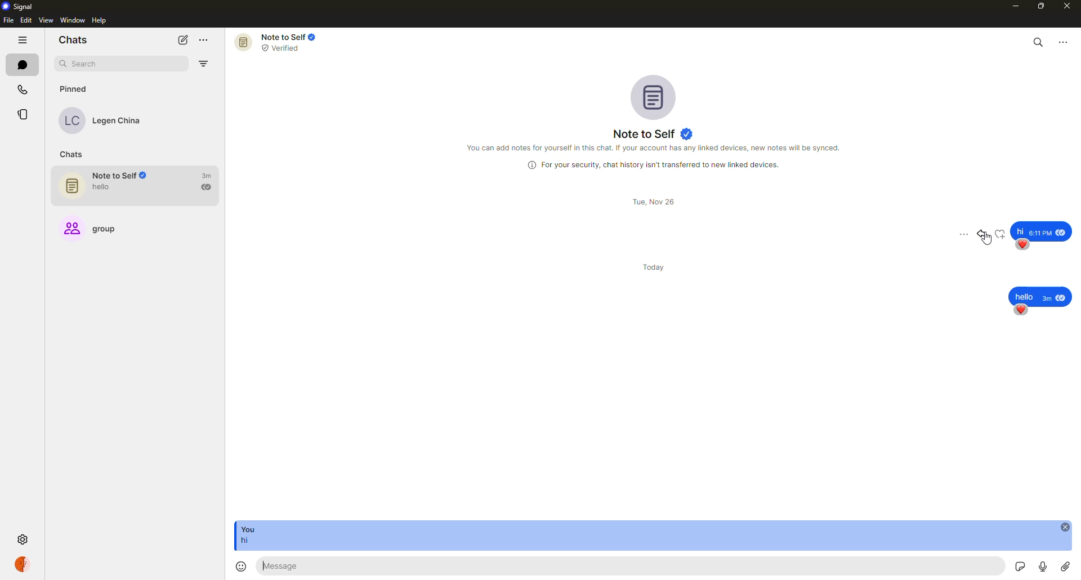  I want to click on signal, so click(19, 7).